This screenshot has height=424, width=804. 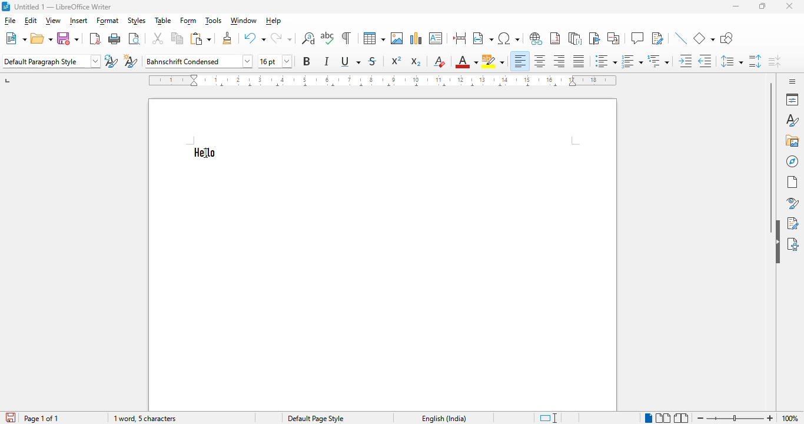 What do you see at coordinates (704, 38) in the screenshot?
I see `basic shapes` at bounding box center [704, 38].